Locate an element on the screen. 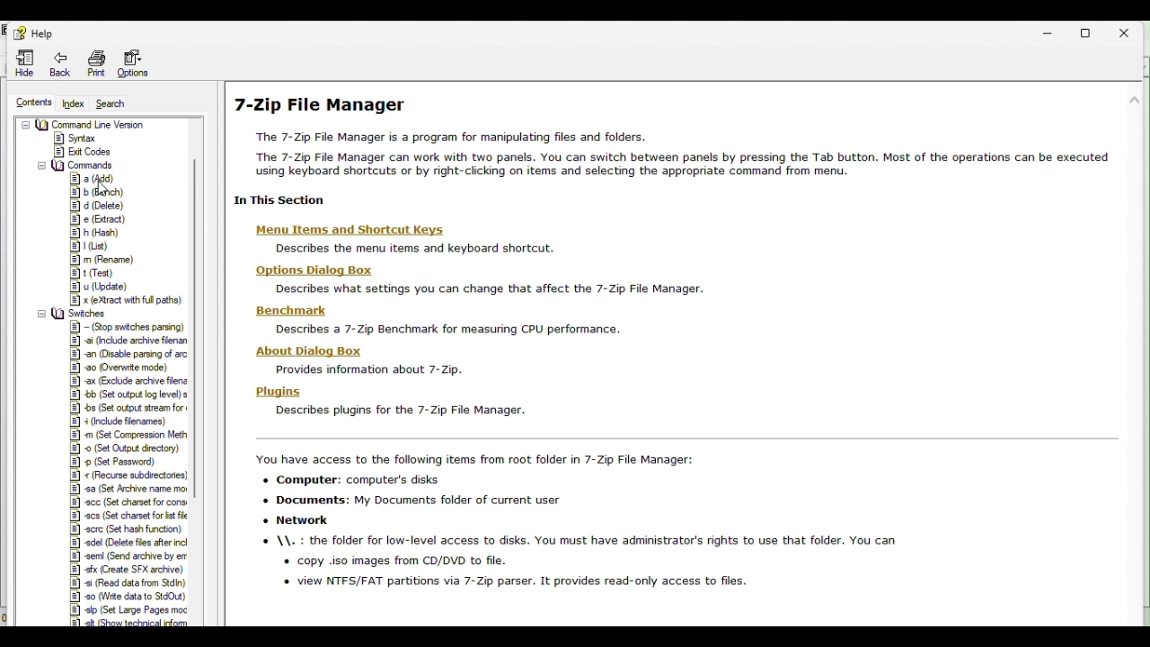 The width and height of the screenshot is (1150, 647). -scrc is located at coordinates (126, 529).